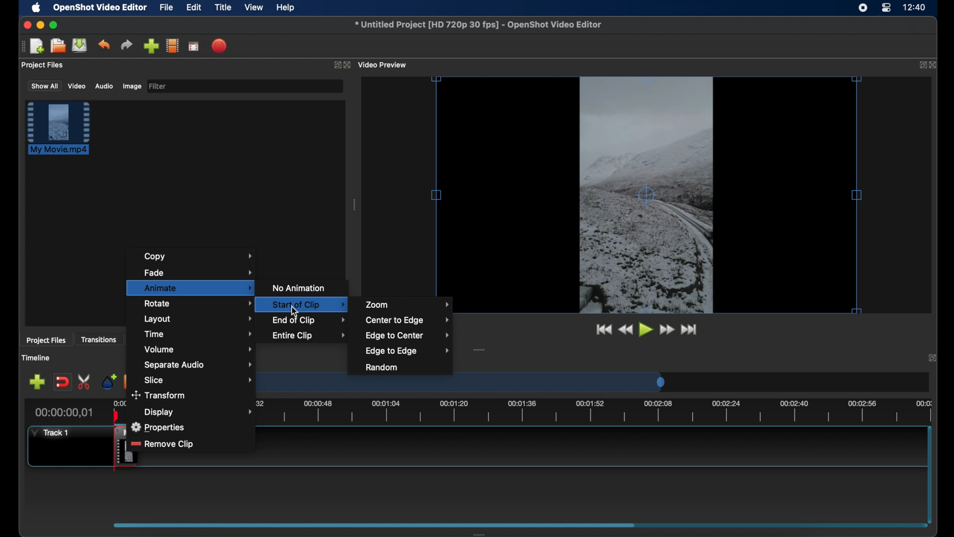 The width and height of the screenshot is (954, 537). Describe the element at coordinates (131, 87) in the screenshot. I see `image` at that location.